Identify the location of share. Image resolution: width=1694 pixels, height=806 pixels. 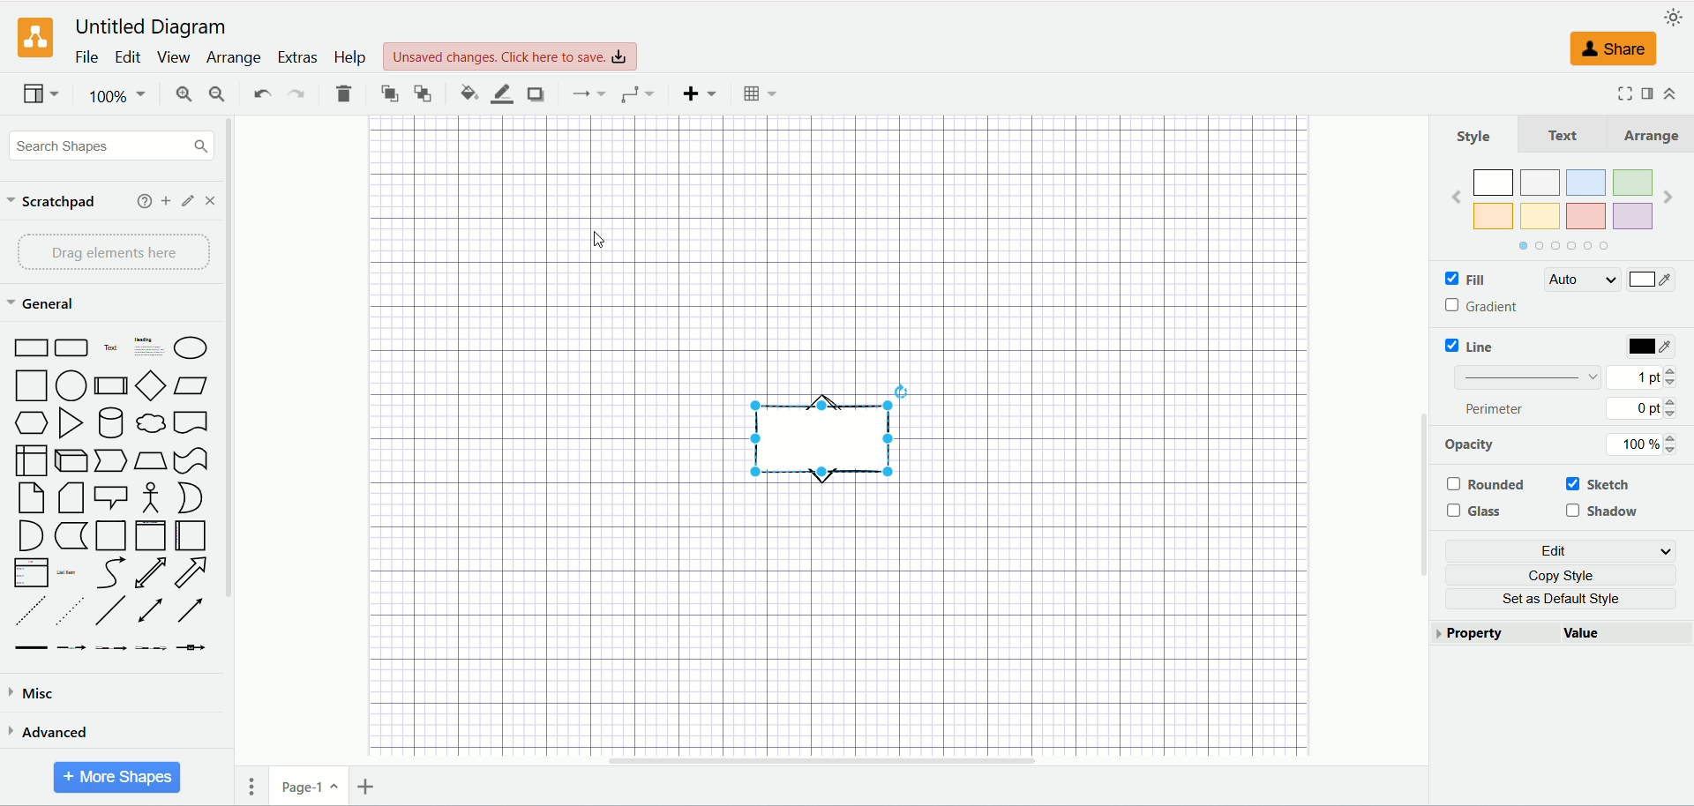
(1614, 49).